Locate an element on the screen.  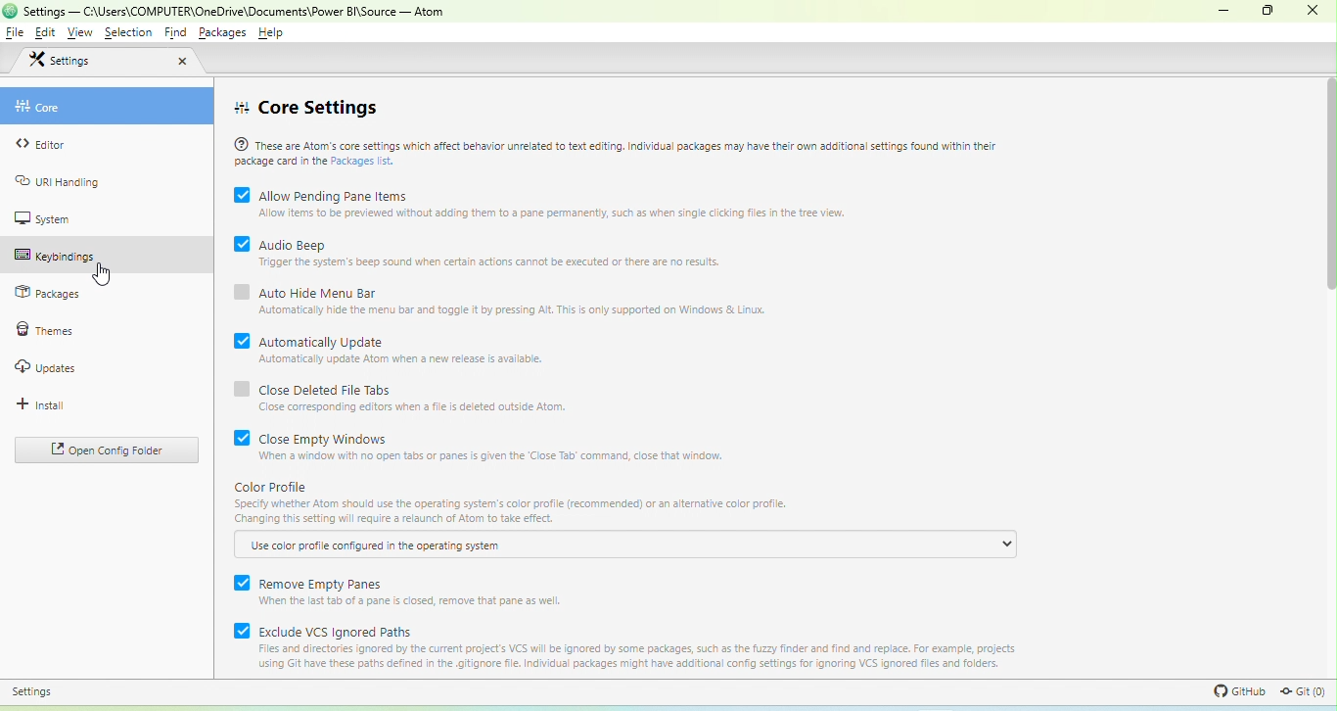
remove empty panes is located at coordinates (309, 581).